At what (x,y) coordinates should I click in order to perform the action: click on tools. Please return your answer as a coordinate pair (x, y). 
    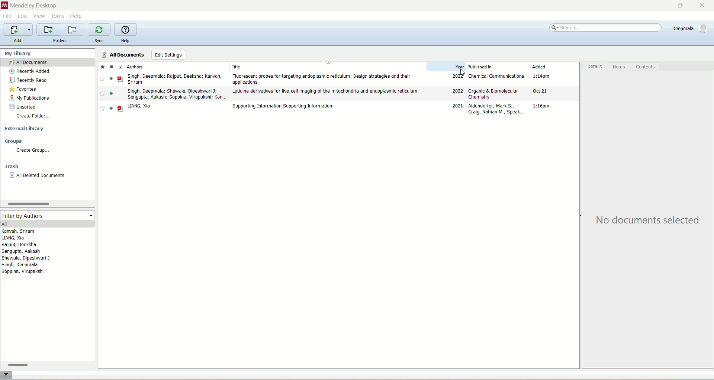
    Looking at the image, I should click on (58, 16).